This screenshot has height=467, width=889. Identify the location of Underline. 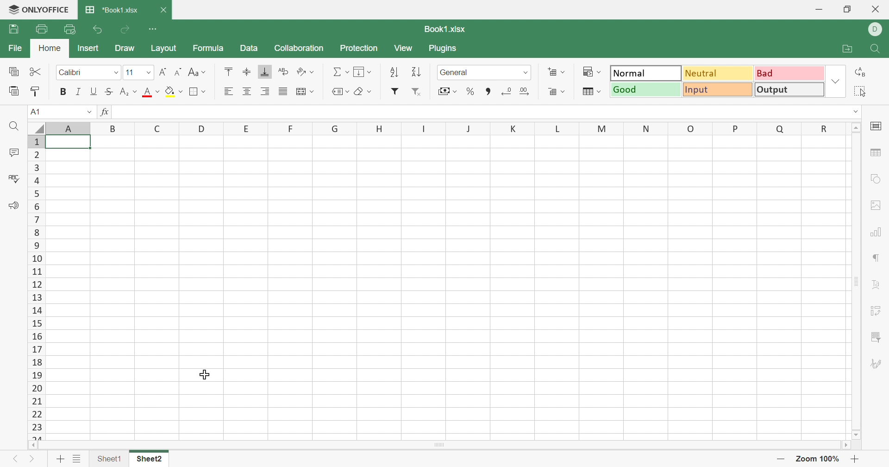
(94, 91).